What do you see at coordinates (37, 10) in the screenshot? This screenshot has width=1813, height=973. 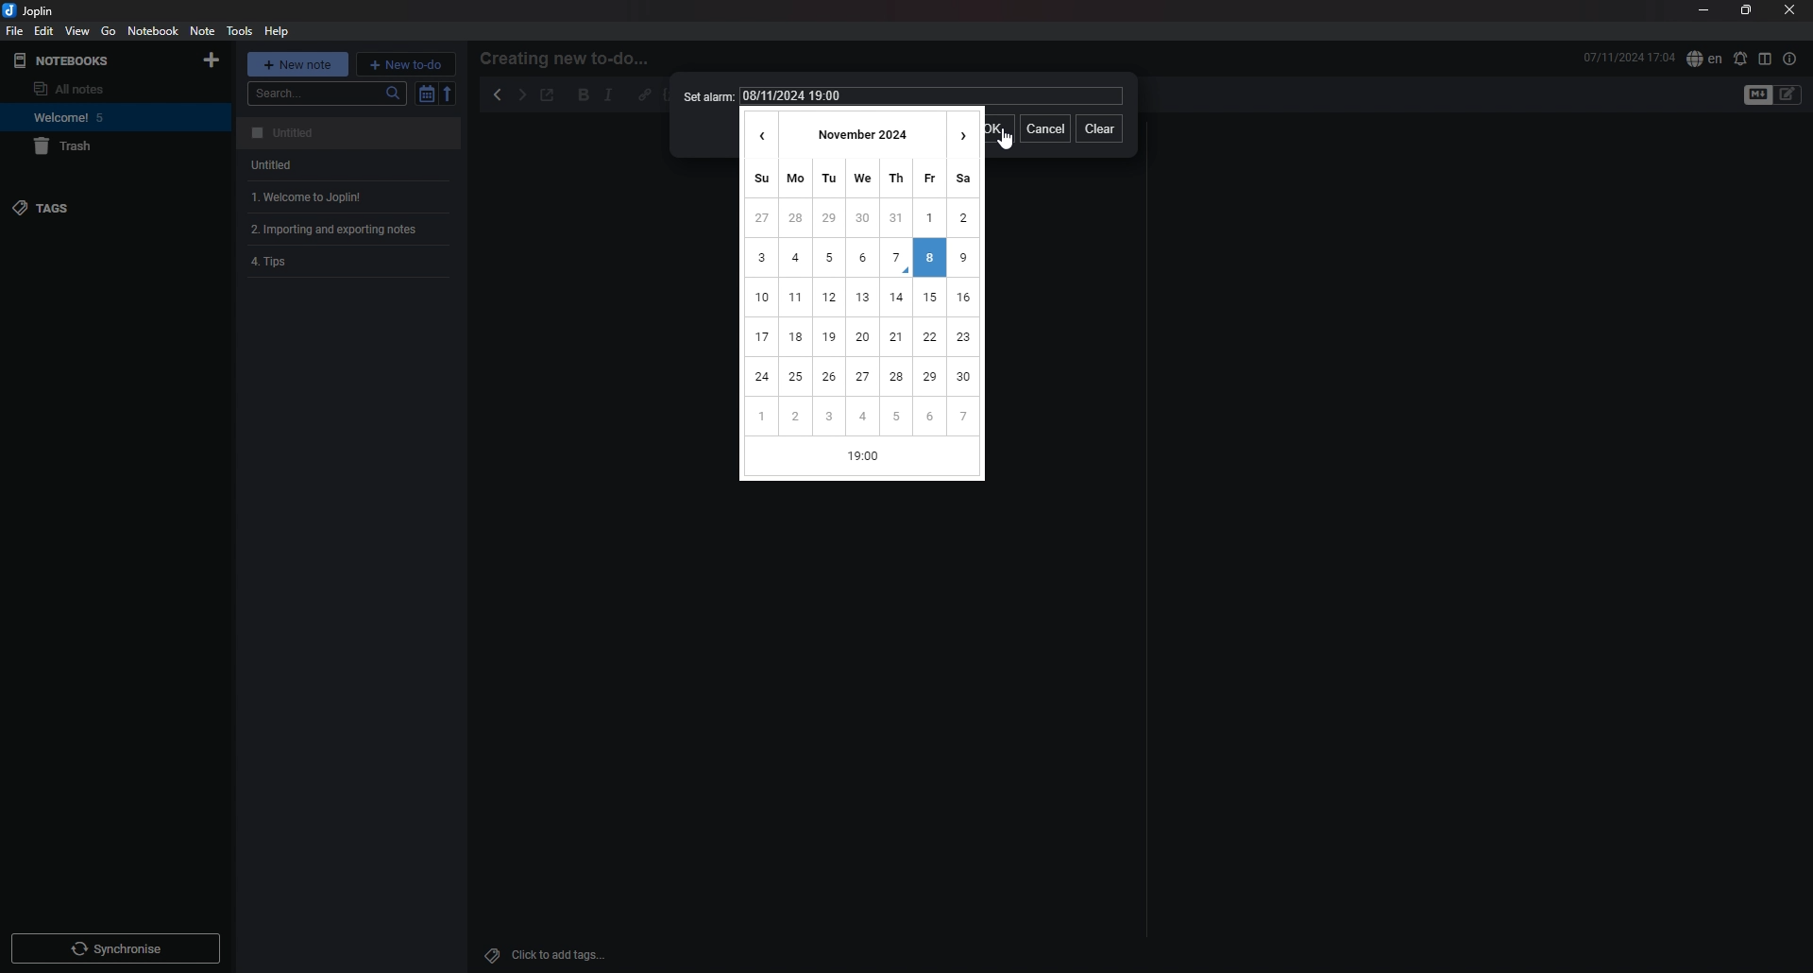 I see `joplin` at bounding box center [37, 10].